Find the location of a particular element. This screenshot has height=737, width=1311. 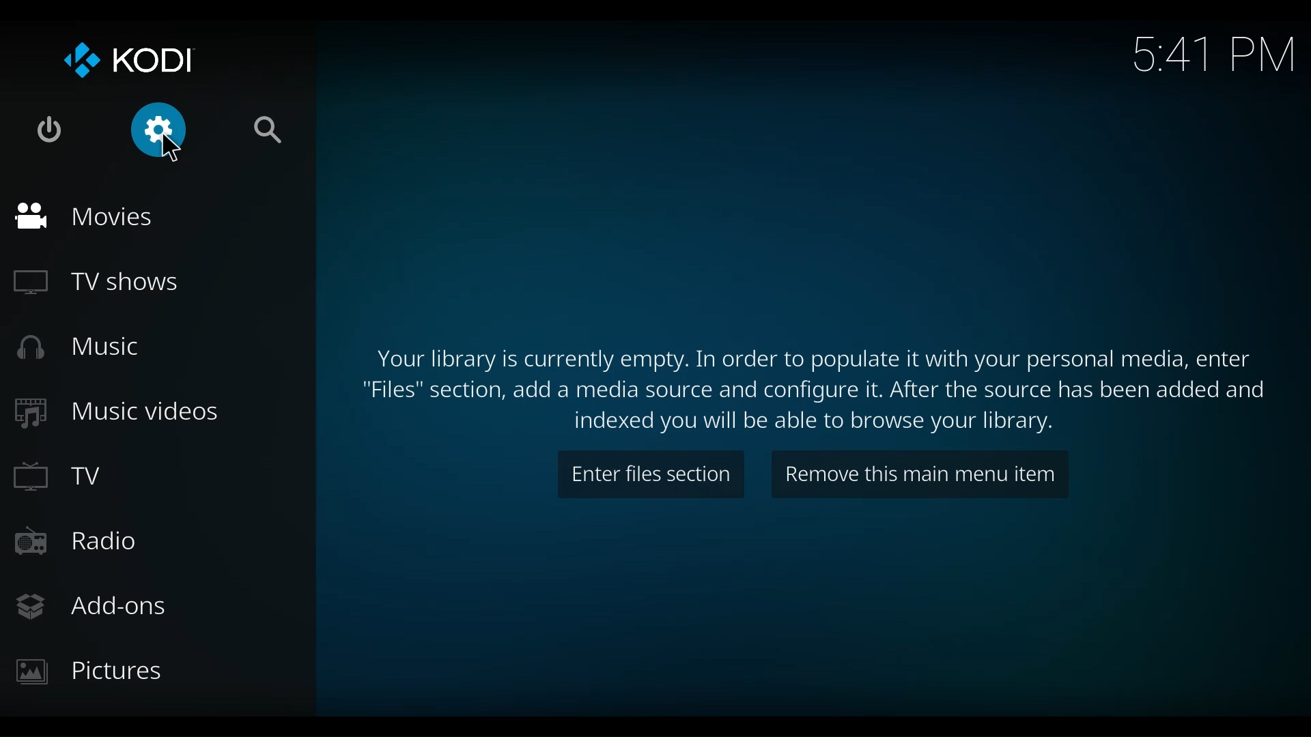

TV is located at coordinates (63, 478).